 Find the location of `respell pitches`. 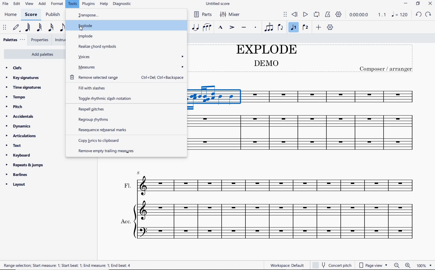

respell pitches is located at coordinates (125, 109).